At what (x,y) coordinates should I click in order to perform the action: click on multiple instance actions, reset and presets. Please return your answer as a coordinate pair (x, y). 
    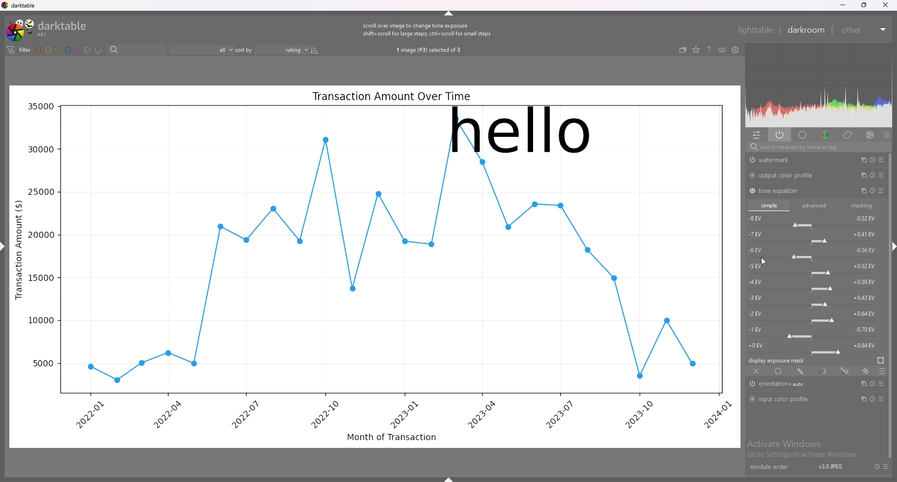
    Looking at the image, I should click on (872, 384).